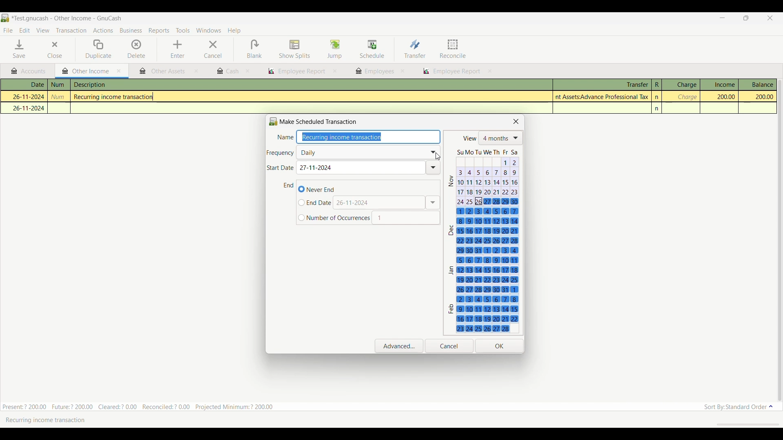 The height and width of the screenshot is (440, 783). Describe the element at coordinates (289, 185) in the screenshot. I see `Indicates end date of transaction` at that location.